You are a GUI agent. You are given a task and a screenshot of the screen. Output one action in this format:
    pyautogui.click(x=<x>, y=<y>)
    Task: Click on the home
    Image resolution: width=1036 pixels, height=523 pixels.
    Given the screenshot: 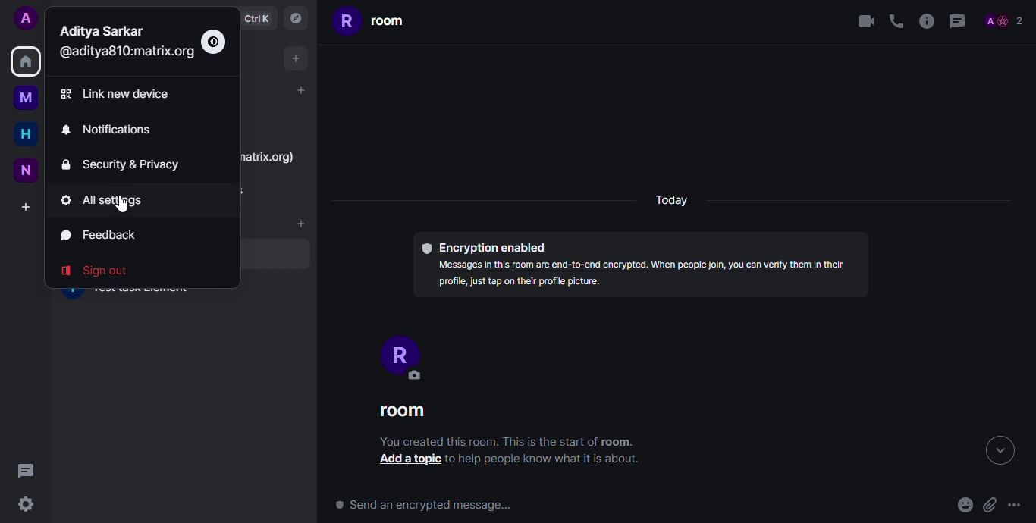 What is the action you would take?
    pyautogui.click(x=27, y=133)
    